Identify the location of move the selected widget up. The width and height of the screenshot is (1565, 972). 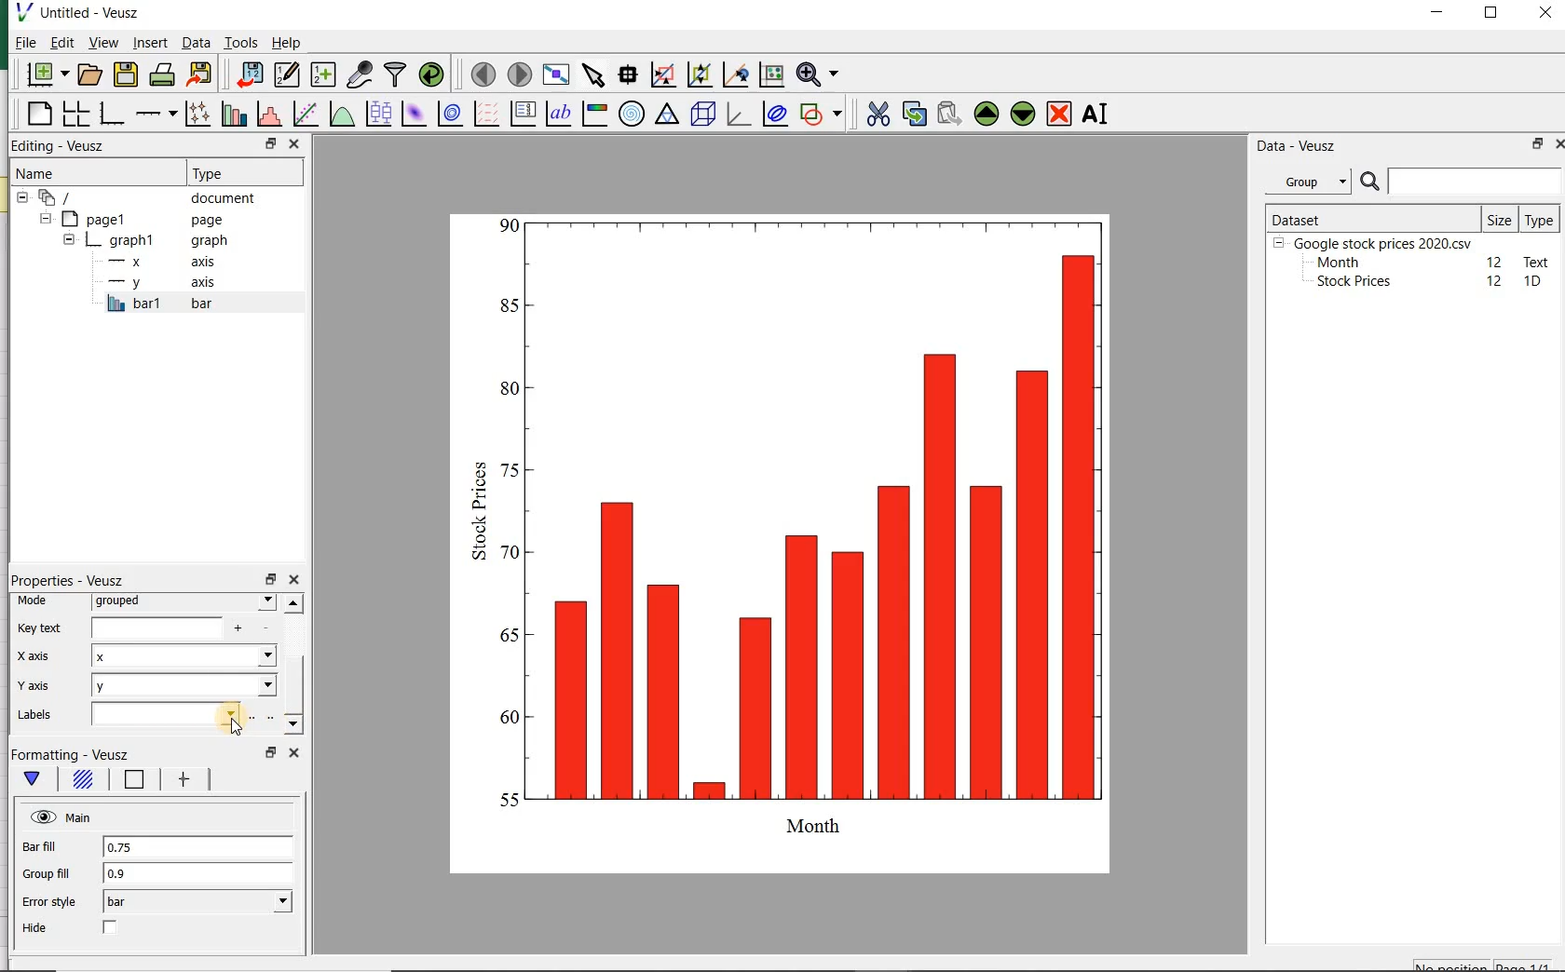
(987, 114).